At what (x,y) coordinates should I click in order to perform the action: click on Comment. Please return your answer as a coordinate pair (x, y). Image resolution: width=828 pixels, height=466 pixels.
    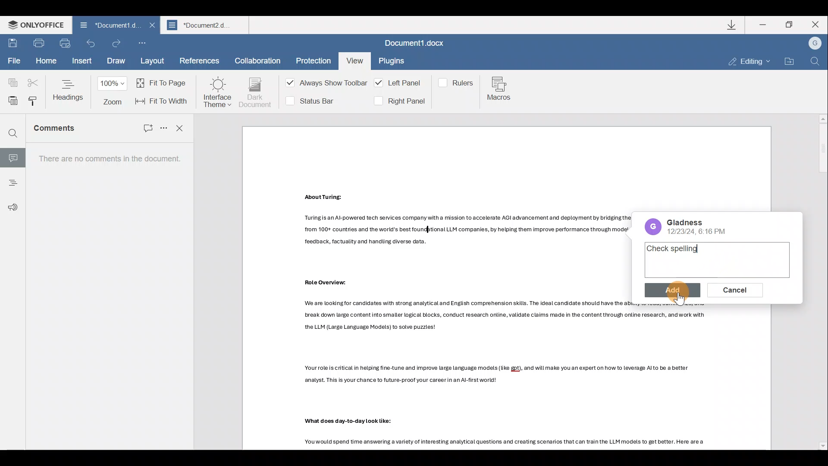
    Looking at the image, I should click on (13, 156).